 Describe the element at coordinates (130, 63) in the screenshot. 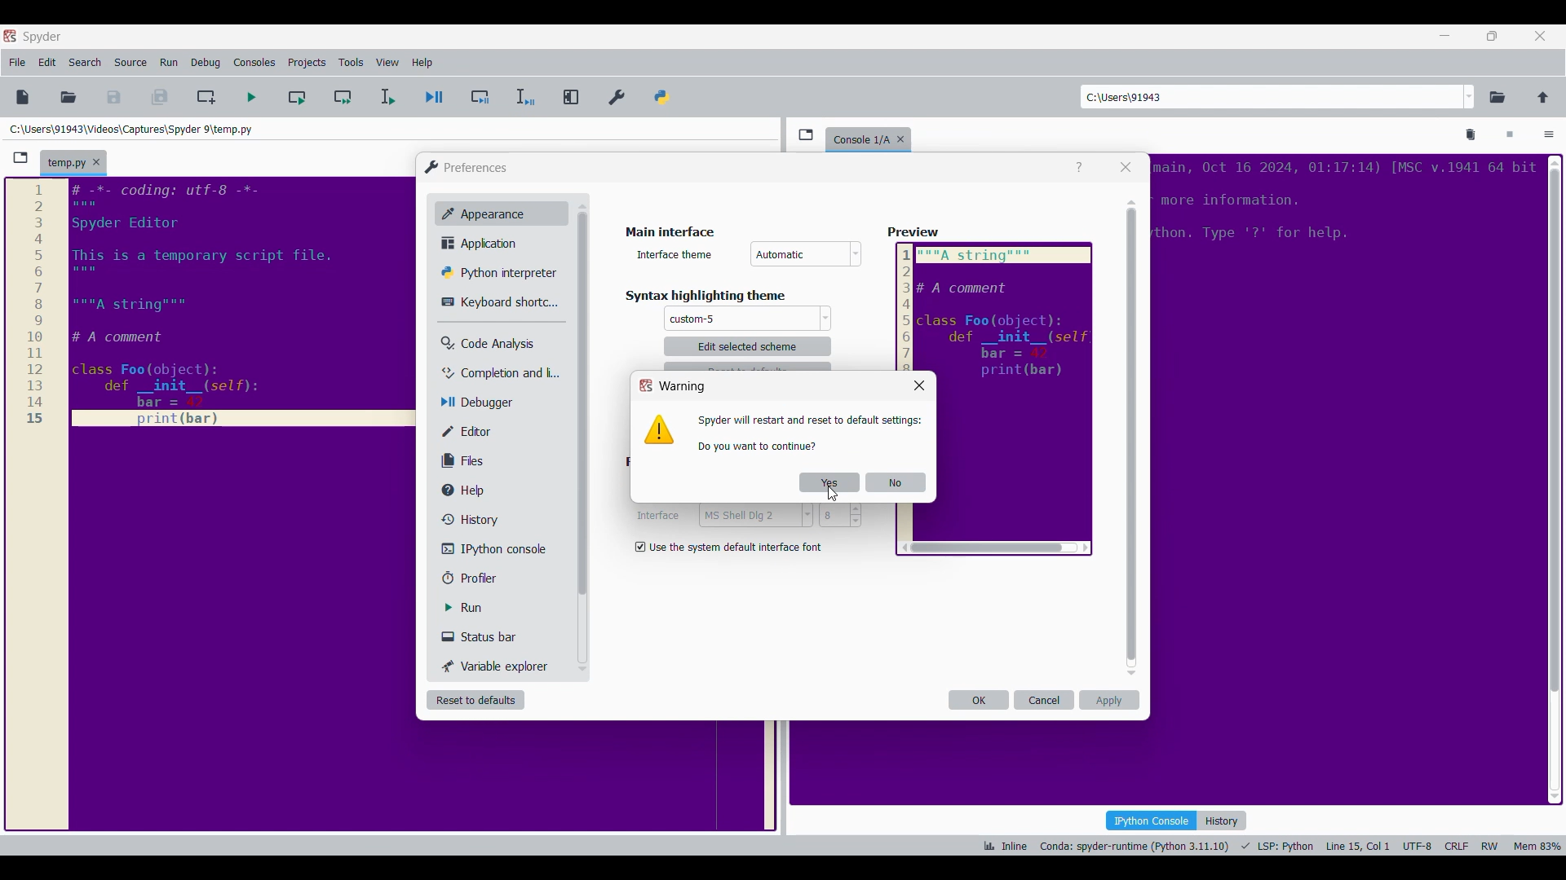

I see `Source menu` at that location.